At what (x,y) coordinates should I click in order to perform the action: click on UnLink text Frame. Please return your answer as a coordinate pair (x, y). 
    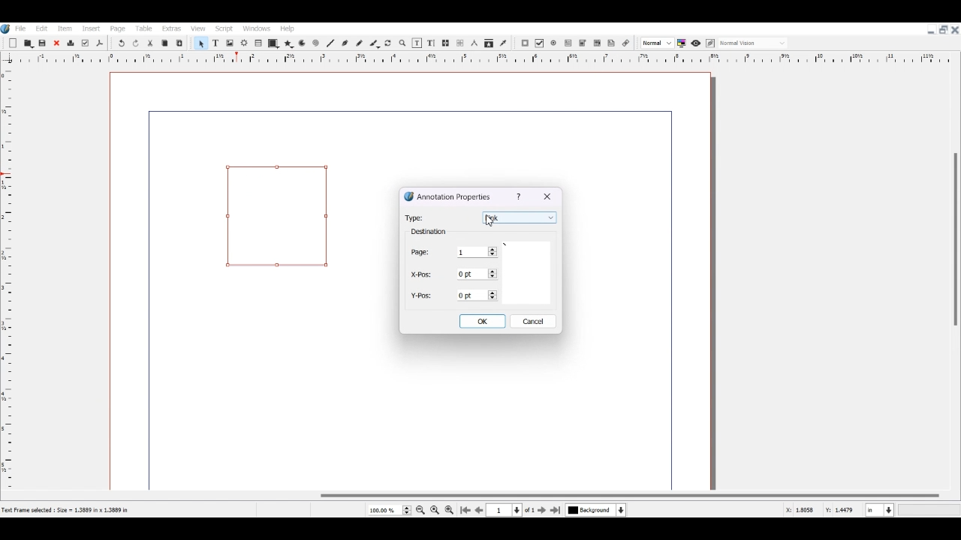
    Looking at the image, I should click on (460, 43).